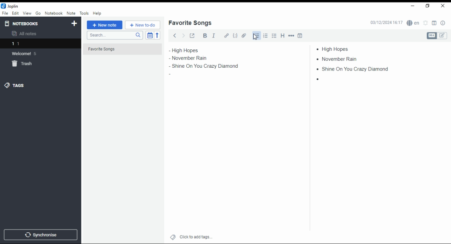 This screenshot has width=451, height=244. I want to click on code, so click(235, 36).